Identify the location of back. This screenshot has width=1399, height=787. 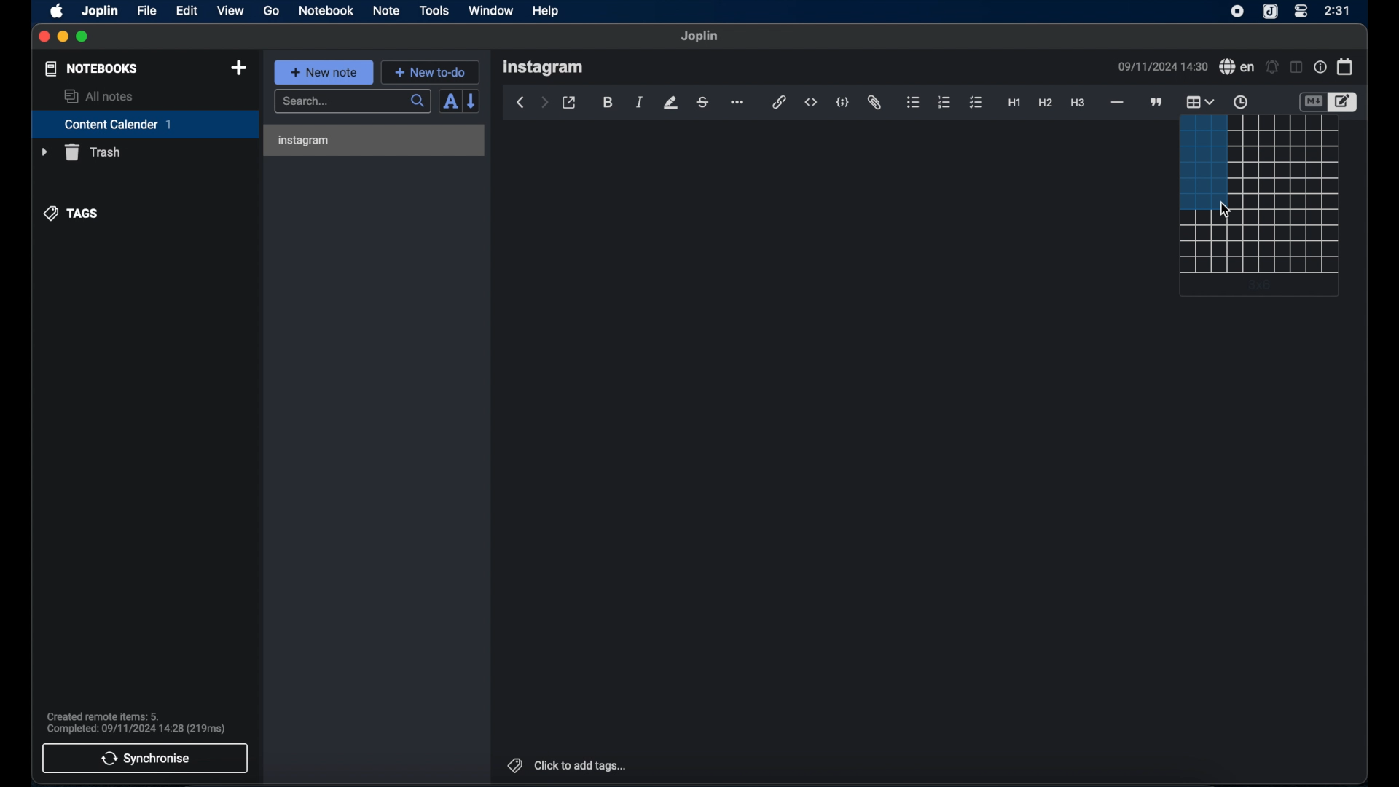
(518, 103).